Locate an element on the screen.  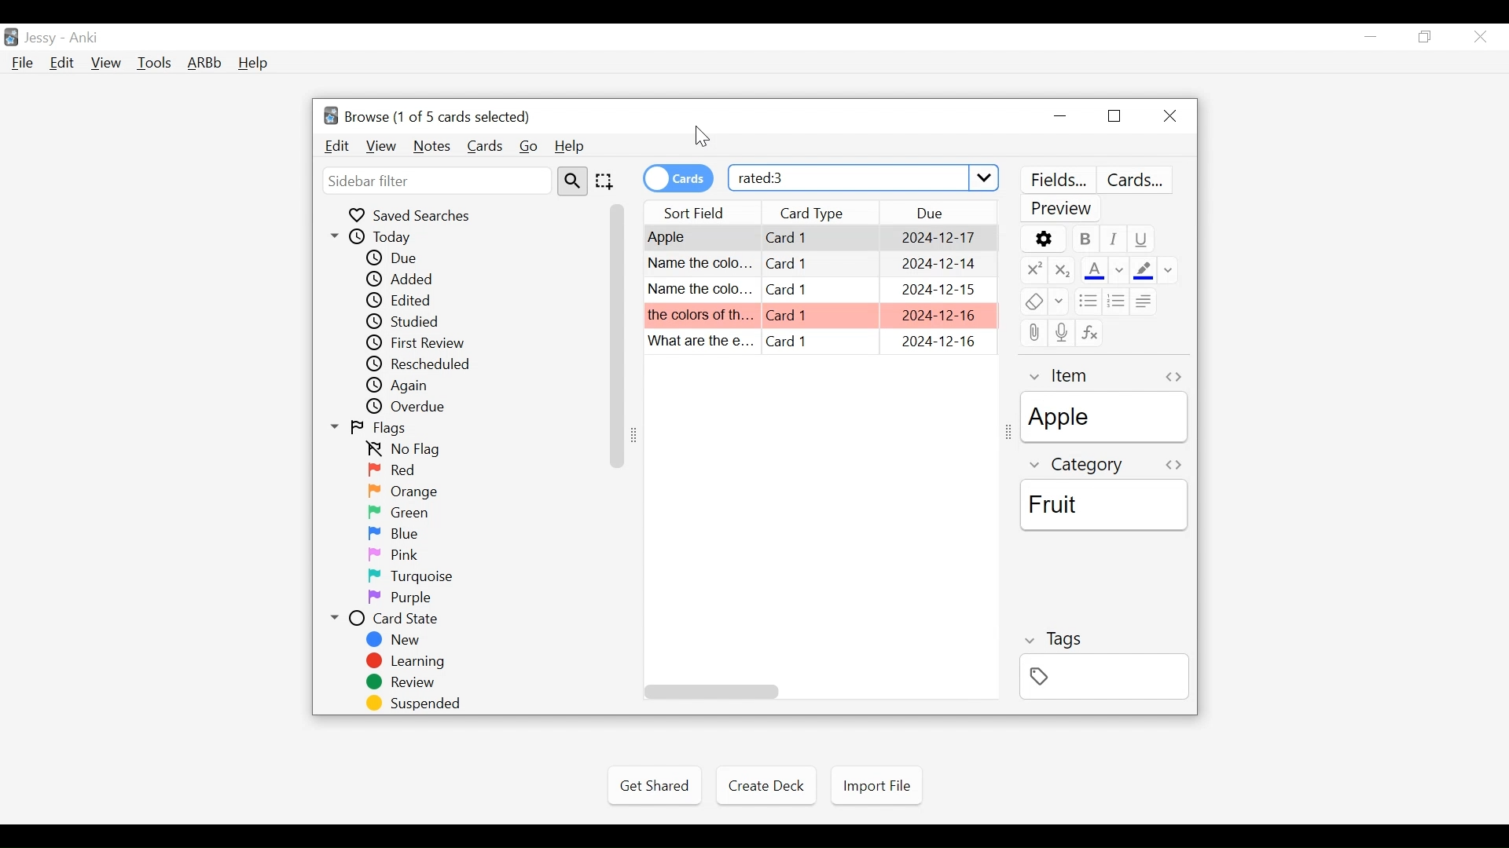
First Review is located at coordinates (419, 344).